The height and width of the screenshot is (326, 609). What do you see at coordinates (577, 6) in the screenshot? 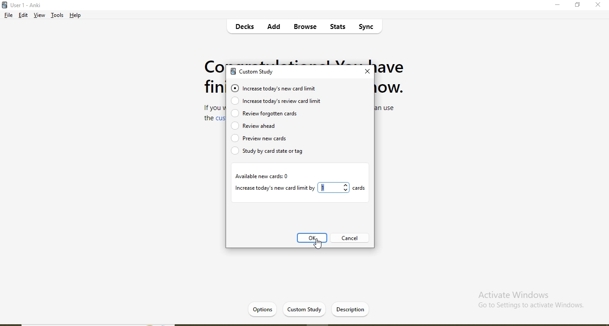
I see `restore` at bounding box center [577, 6].